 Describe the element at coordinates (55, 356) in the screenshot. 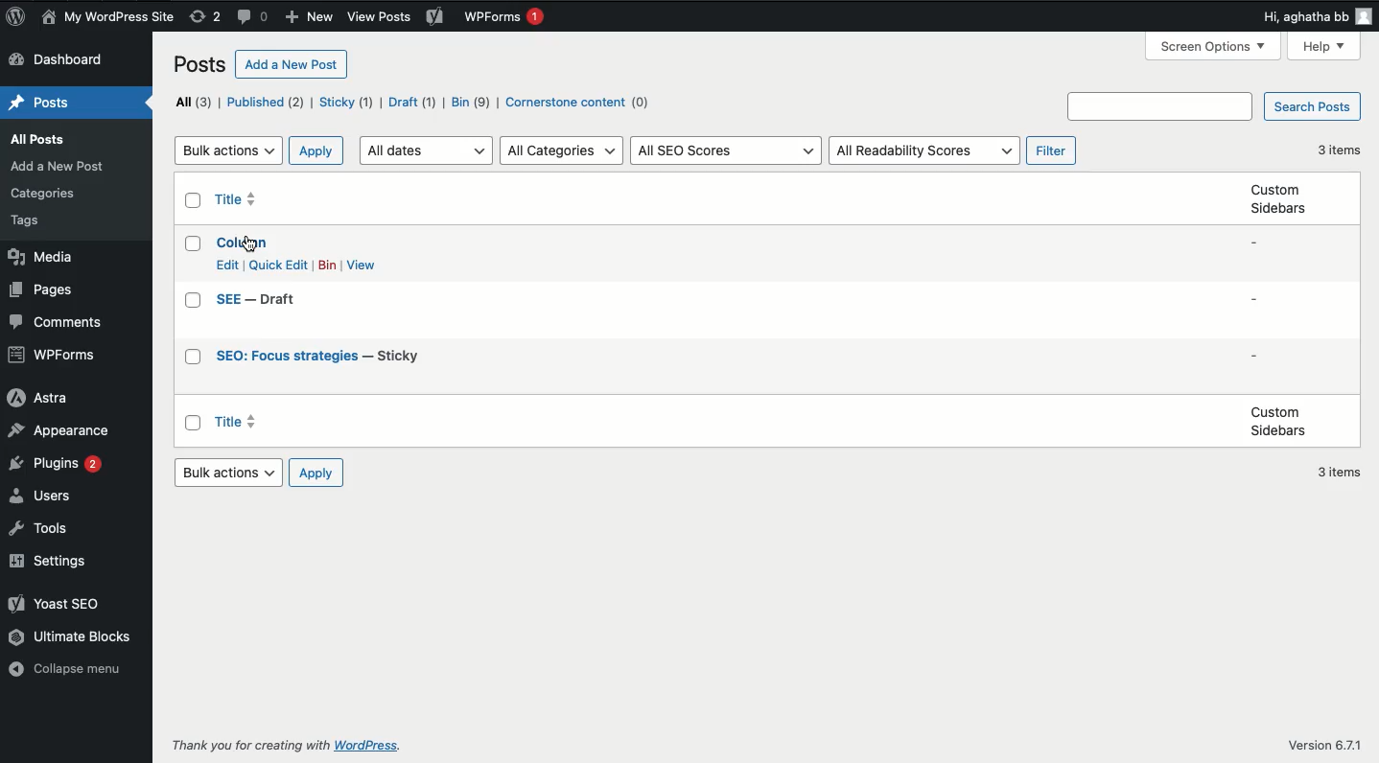

I see `WPForms` at that location.